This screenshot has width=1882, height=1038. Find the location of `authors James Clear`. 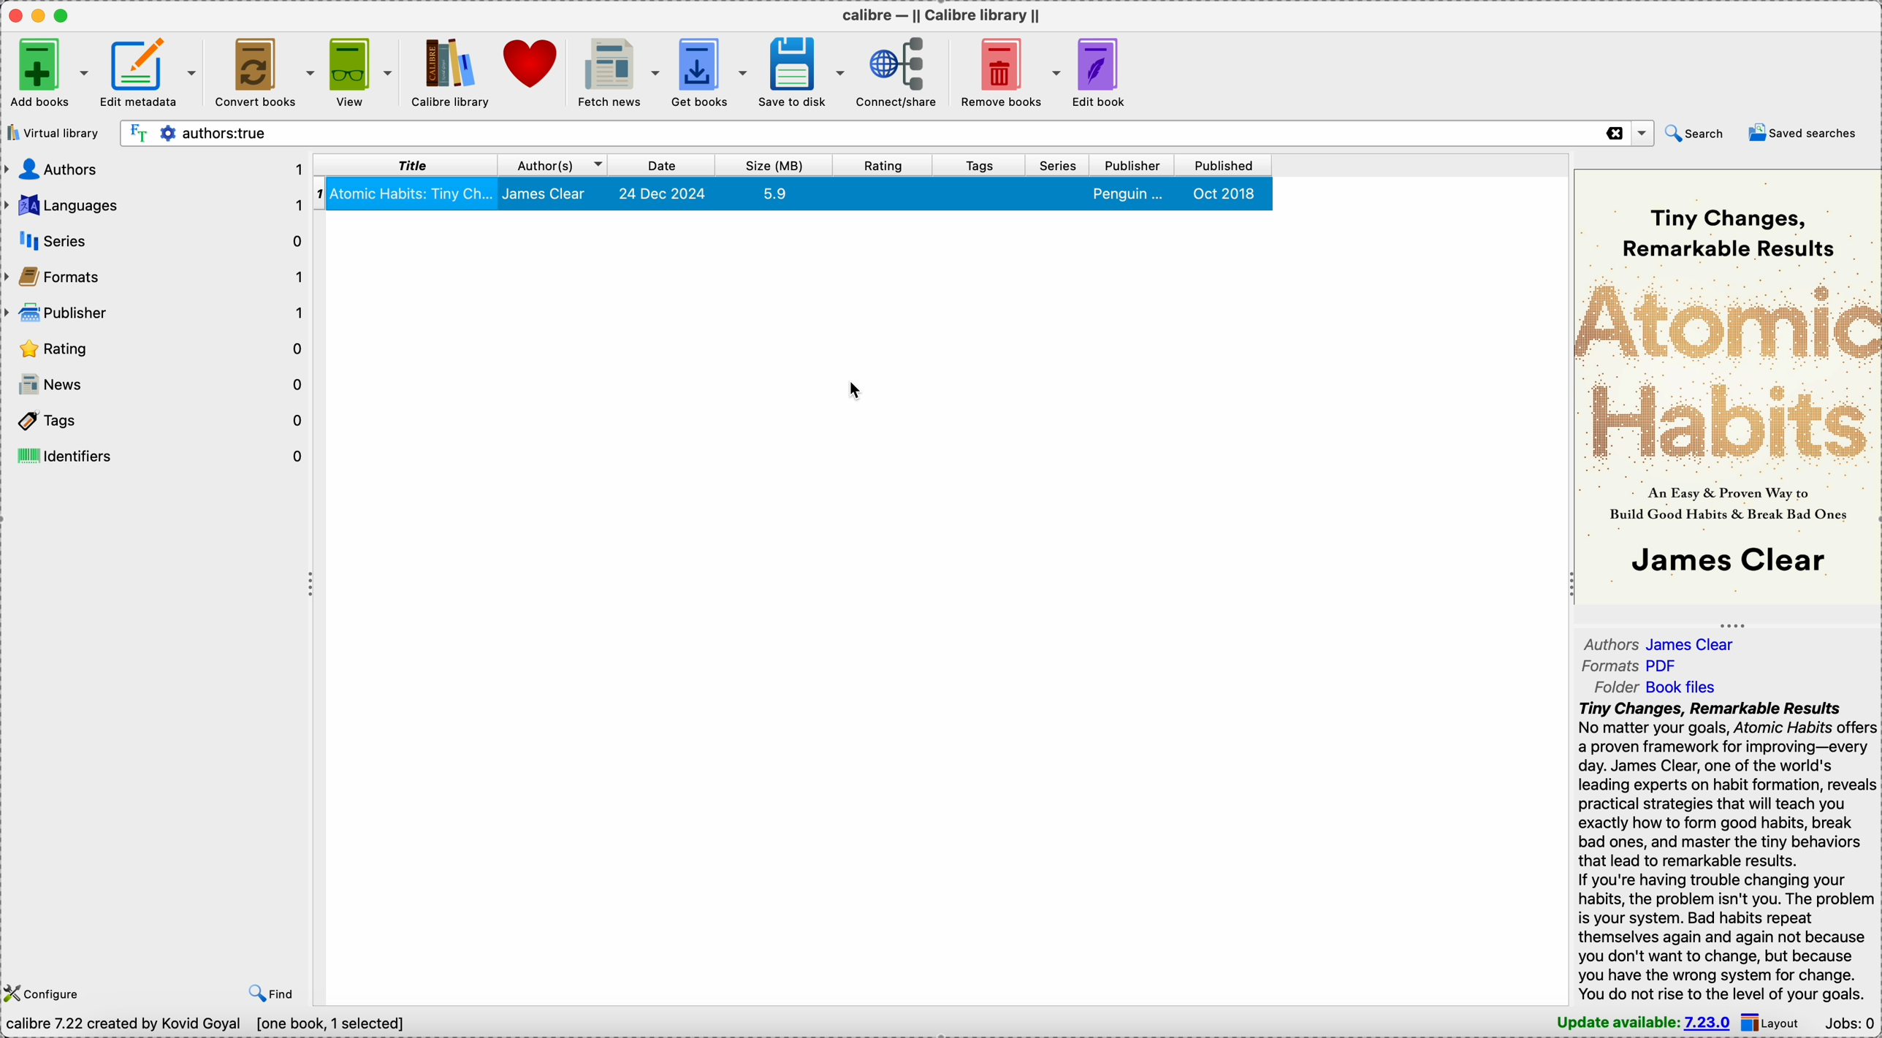

authors James Clear is located at coordinates (1662, 643).